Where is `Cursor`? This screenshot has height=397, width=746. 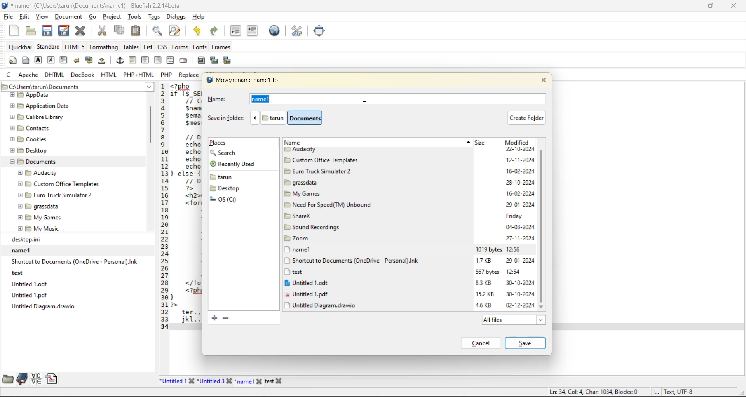 Cursor is located at coordinates (10, 23).